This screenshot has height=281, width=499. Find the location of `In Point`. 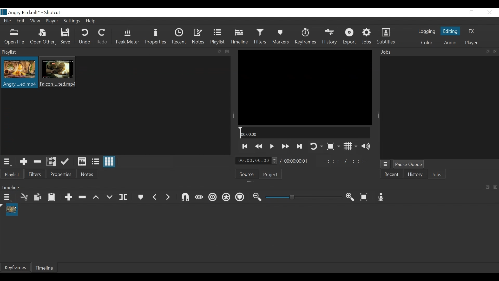

In Point is located at coordinates (347, 162).